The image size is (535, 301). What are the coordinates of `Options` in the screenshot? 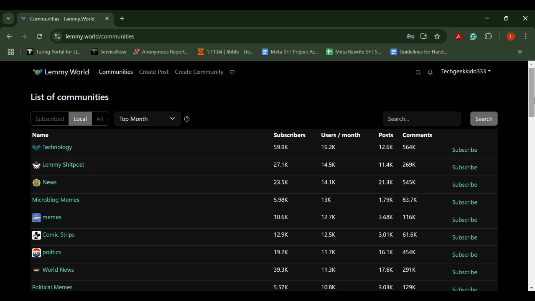 It's located at (526, 37).